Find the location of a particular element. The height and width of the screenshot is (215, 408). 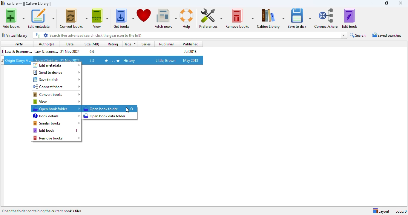

save to disk is located at coordinates (299, 19).